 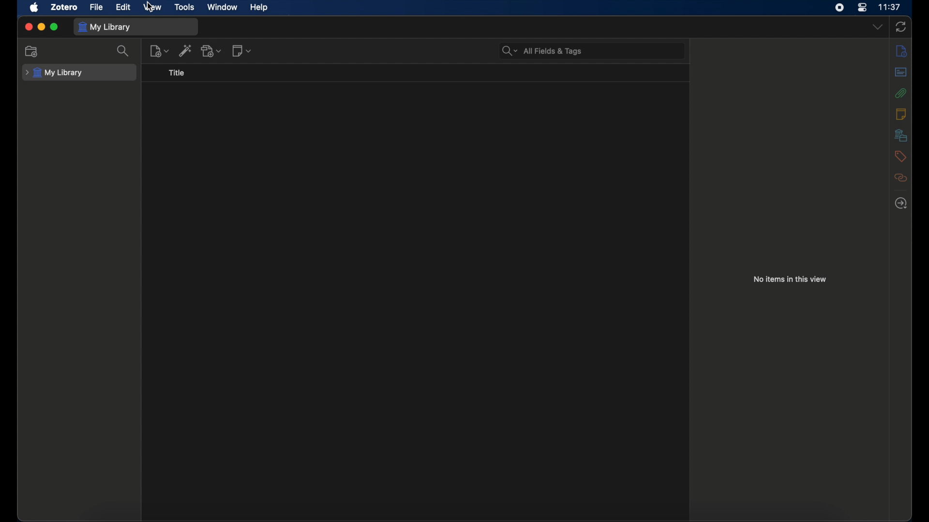 I want to click on related, so click(x=901, y=178).